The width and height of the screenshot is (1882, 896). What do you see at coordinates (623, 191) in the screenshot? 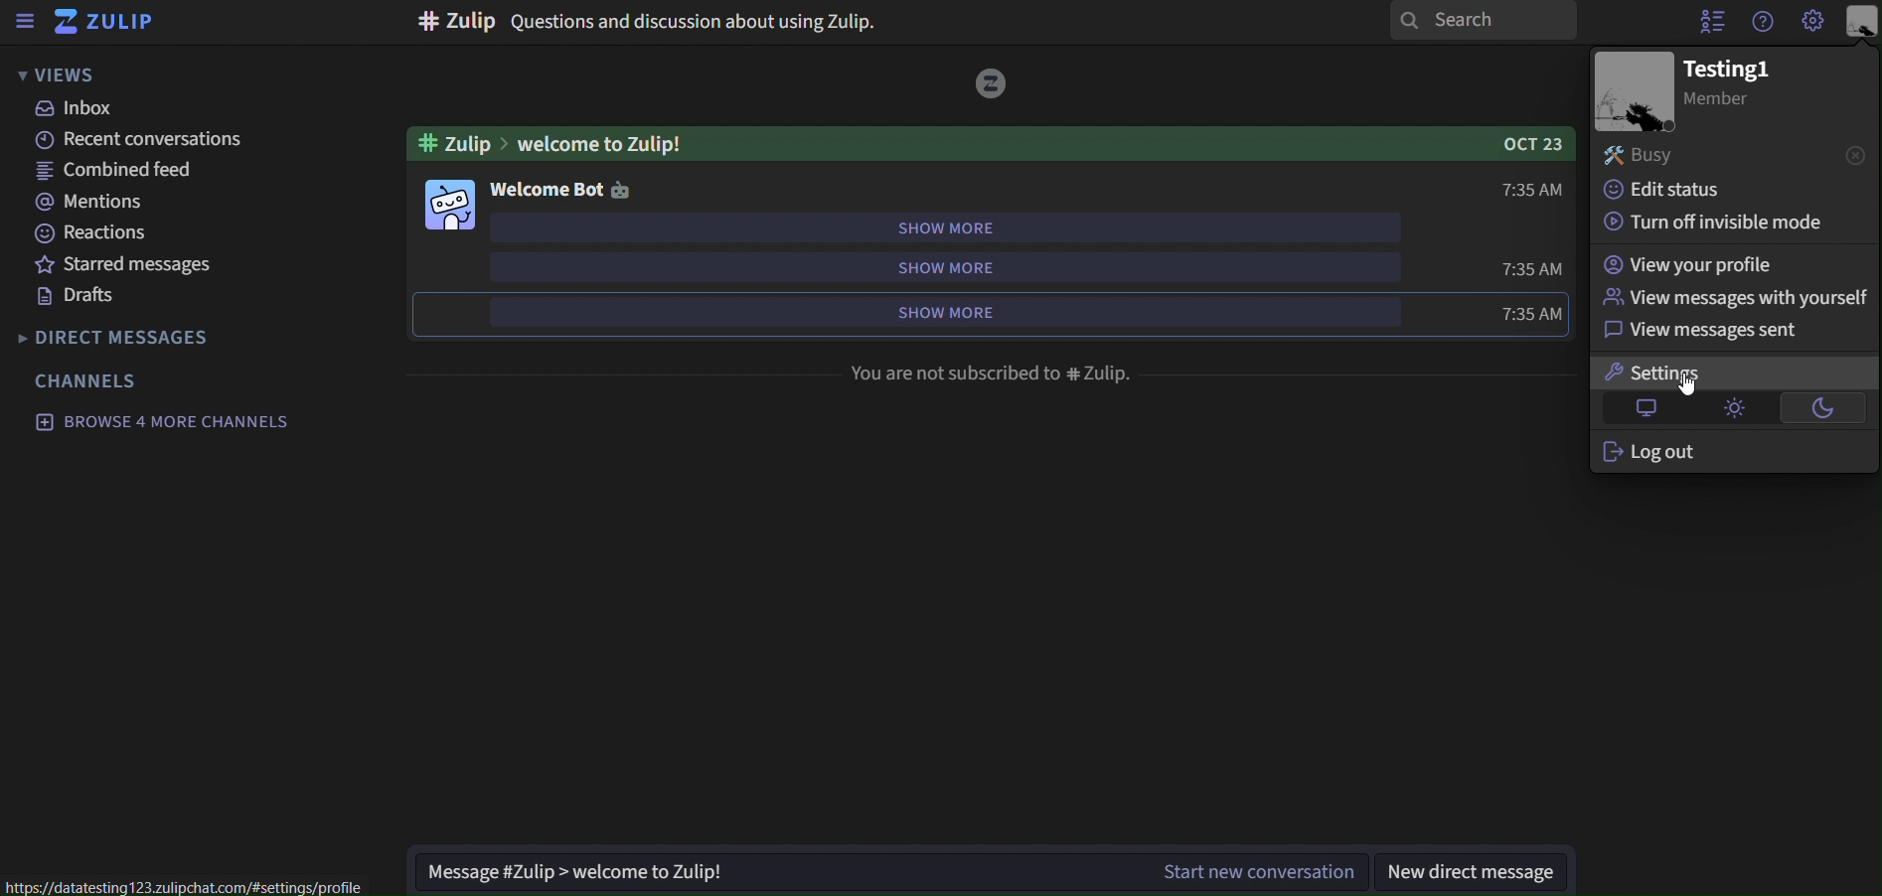
I see `icon` at bounding box center [623, 191].